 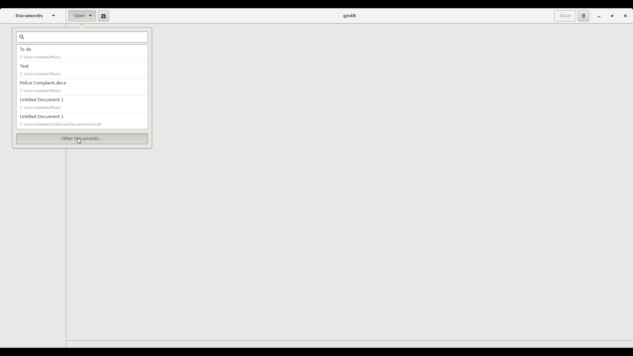 What do you see at coordinates (611, 16) in the screenshot?
I see `Restore` at bounding box center [611, 16].